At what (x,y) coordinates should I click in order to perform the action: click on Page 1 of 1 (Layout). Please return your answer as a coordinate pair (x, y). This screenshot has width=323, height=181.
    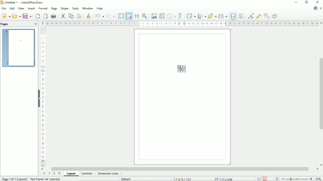
    Looking at the image, I should click on (14, 179).